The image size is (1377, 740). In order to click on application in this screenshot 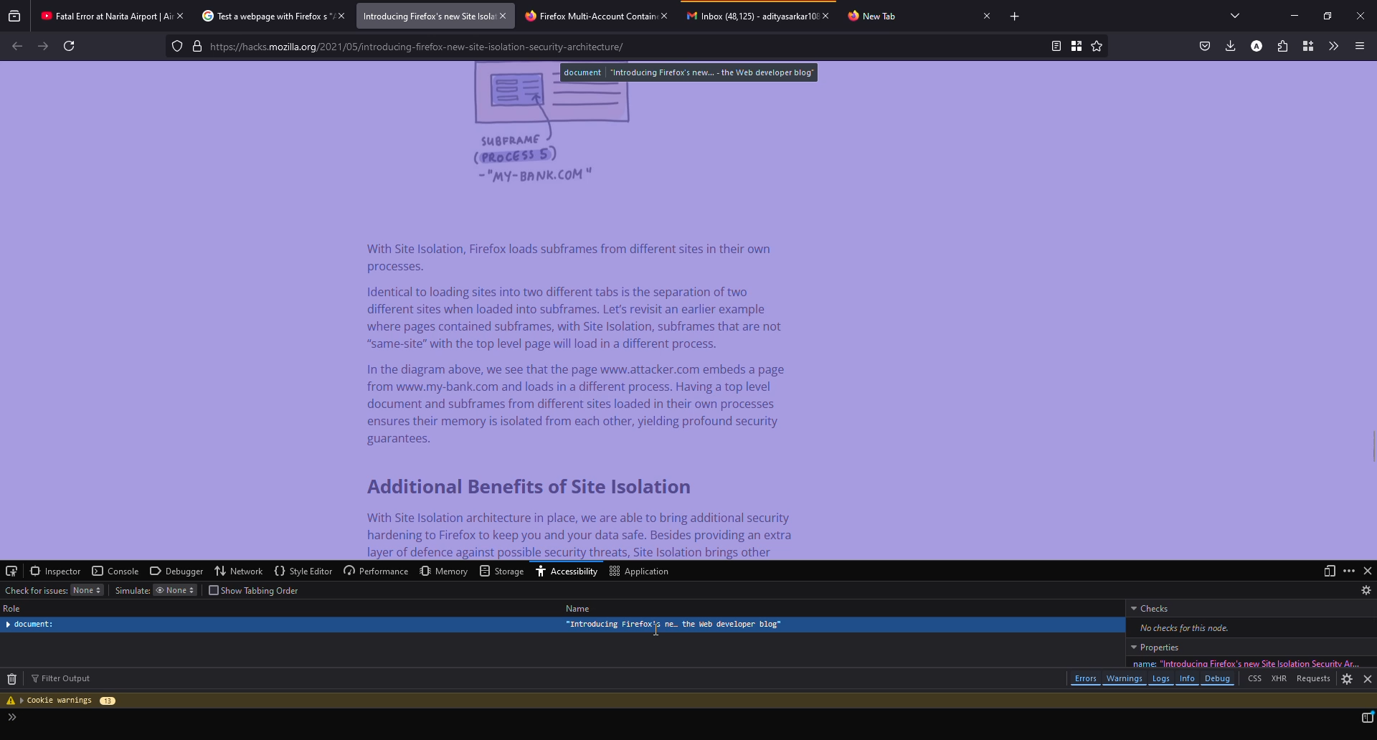, I will do `click(641, 571)`.